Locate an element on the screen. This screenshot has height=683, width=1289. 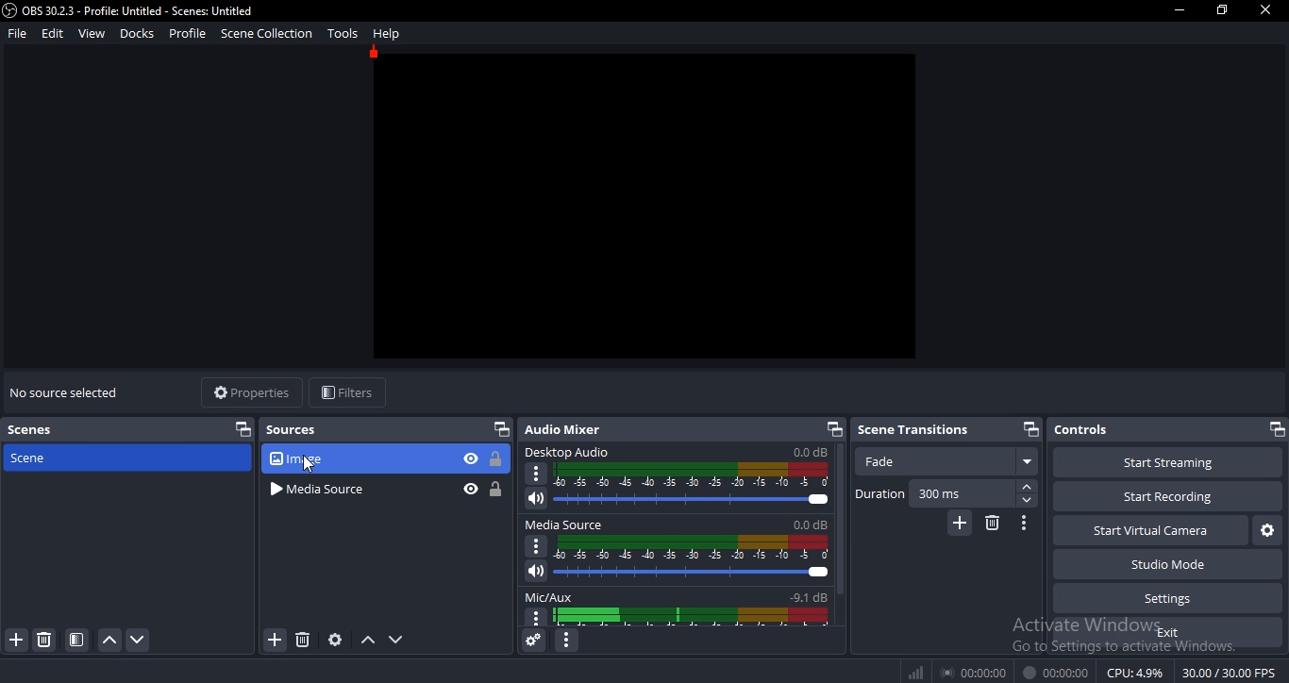
desktop audio is located at coordinates (678, 452).